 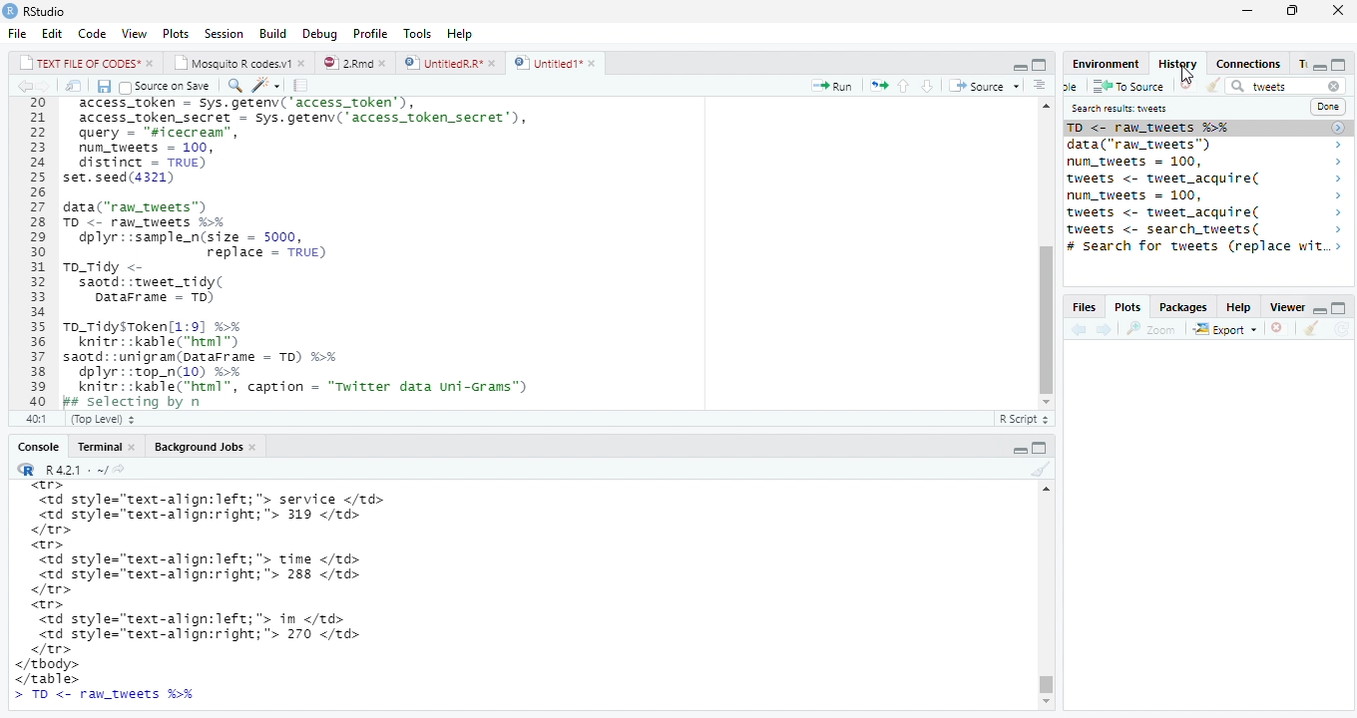 What do you see at coordinates (223, 33) in the screenshot?
I see `Session` at bounding box center [223, 33].